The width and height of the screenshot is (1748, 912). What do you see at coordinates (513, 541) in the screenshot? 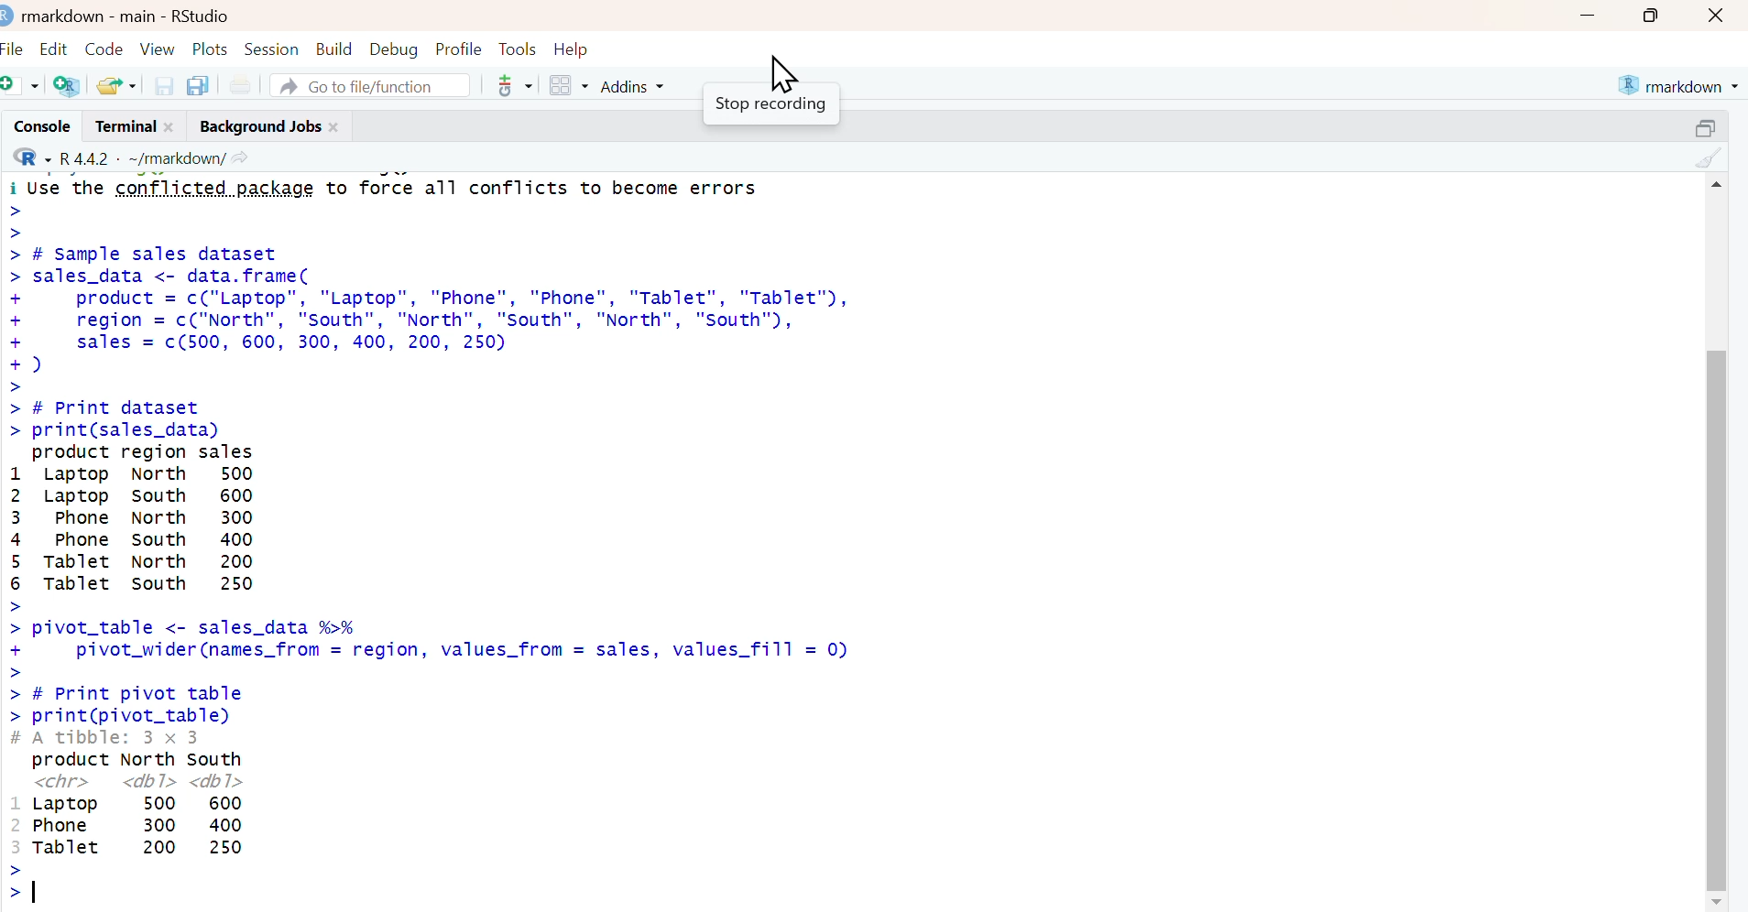
I see `i Use the conflicted package to force all conflicts to become errors
>
>
> # sample sales dataset
> sales_data <- data.frame(
+ product = c("Laptop”, "Laptop", "Phone", "Phone", "Tablet", "Tablet"),
+ region = c("North", "south", "North", "south", "North", "south"),
+ sales = c(500, 600, 300, 400, 200, 250)
+)
>
> # Print dataset
> print(sales_data)
product region sales
1 Laptop North 500
2 Laptop South 600
3 phone North 300
4 Phone south 400
5 Tablet North 200
6 Tablet south 250
>
> pivot_table <- sales_data %>%
+ pivot_wider (names_from = region, values_from = sales, values_fill = 0)
>
> # Print pivot table
> print(pivot_table)
# A tibble: 3 x 3
product North South
<chr> <dbl> <dbl>
| Laptop 500 600
Phone 300 400
Tablet 200 250
>
ql` at bounding box center [513, 541].